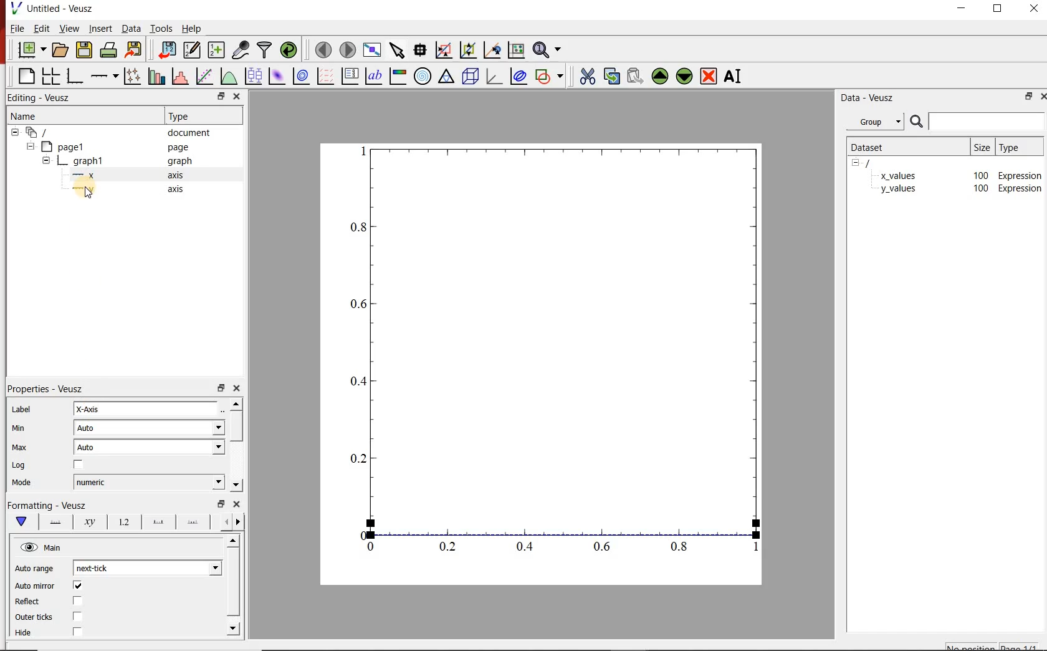 This screenshot has width=1047, height=651. I want to click on next tick, so click(148, 567).